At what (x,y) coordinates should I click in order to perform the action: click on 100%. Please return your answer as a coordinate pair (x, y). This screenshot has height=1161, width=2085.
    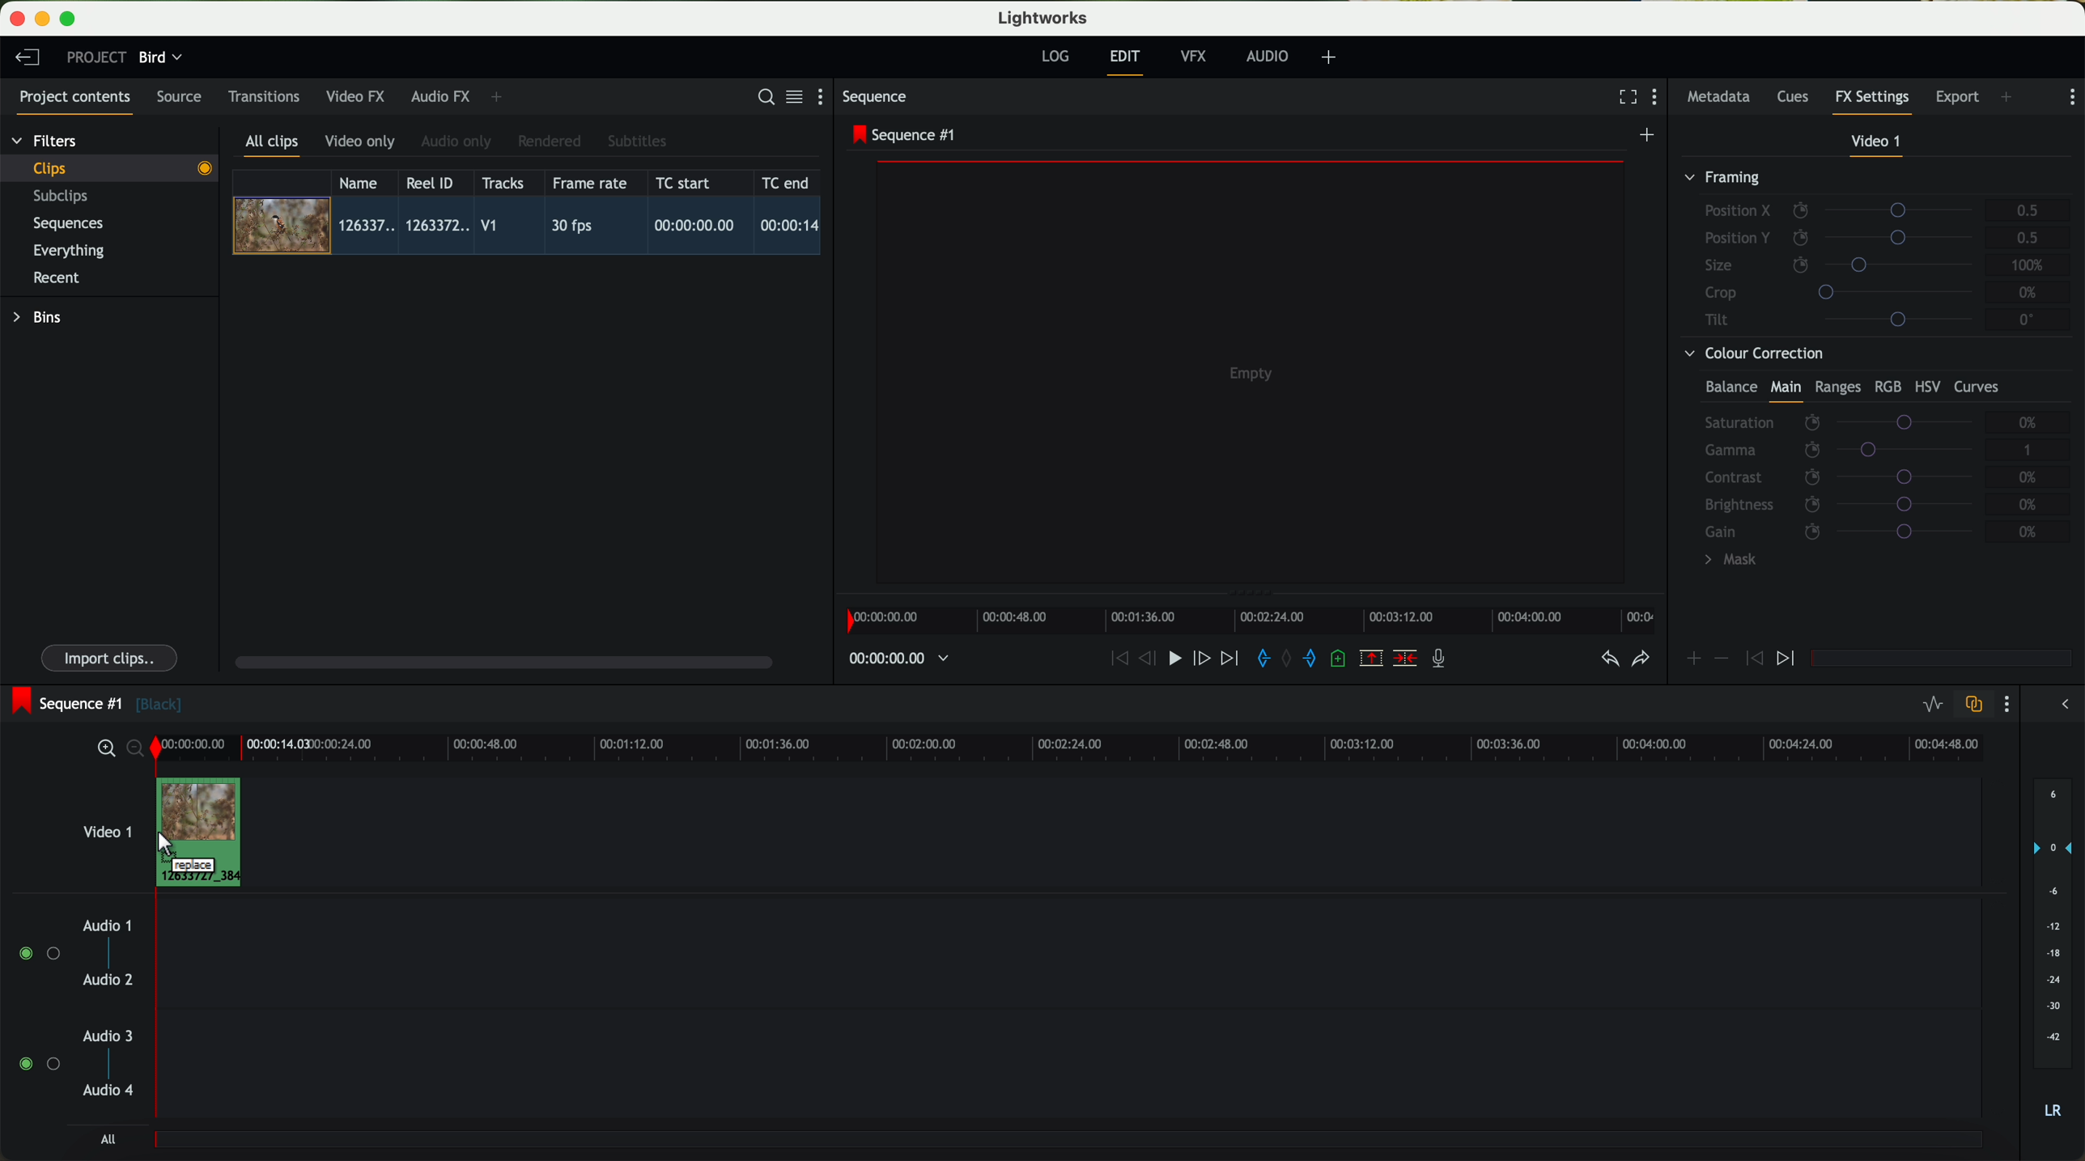
    Looking at the image, I should click on (2032, 265).